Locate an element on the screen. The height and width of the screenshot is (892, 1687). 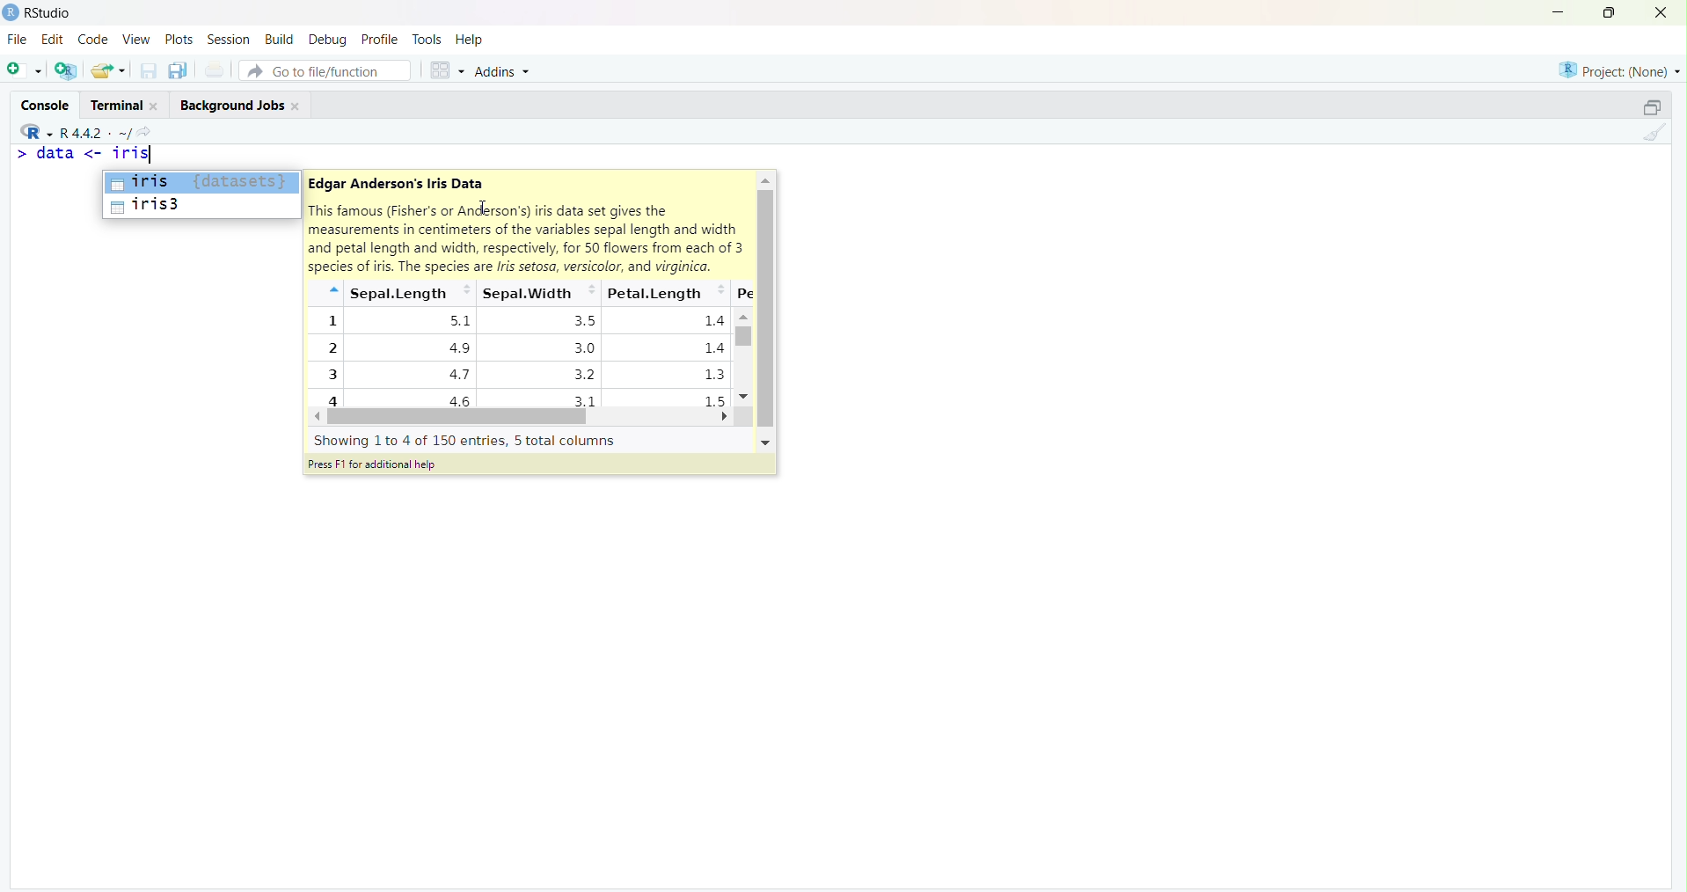
File is located at coordinates (17, 39).